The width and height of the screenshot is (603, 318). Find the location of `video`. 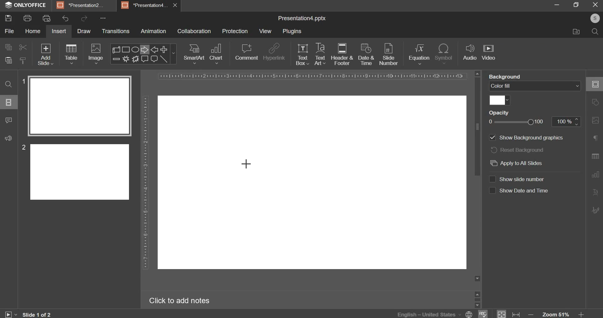

video is located at coordinates (489, 52).